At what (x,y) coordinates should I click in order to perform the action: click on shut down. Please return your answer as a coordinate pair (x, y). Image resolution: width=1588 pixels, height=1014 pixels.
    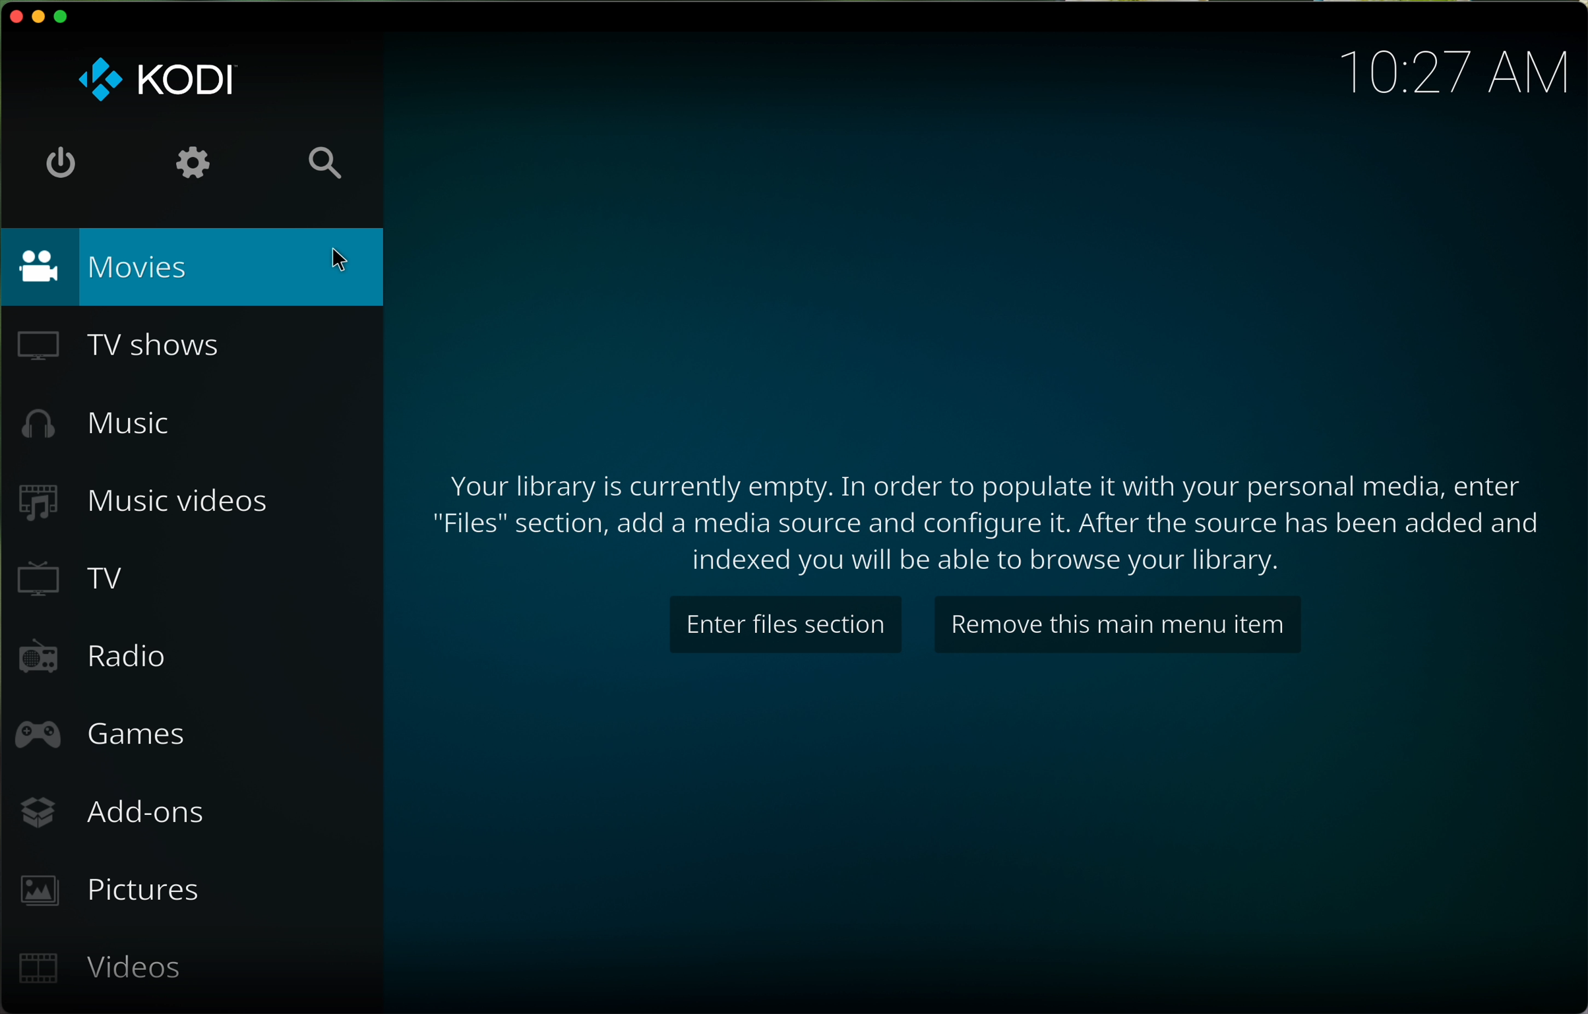
    Looking at the image, I should click on (63, 163).